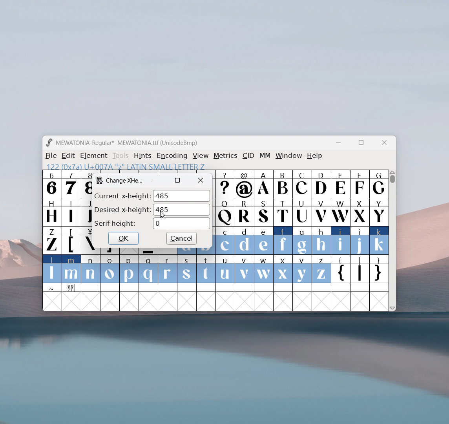 The image size is (449, 424). I want to click on 0, so click(181, 223).